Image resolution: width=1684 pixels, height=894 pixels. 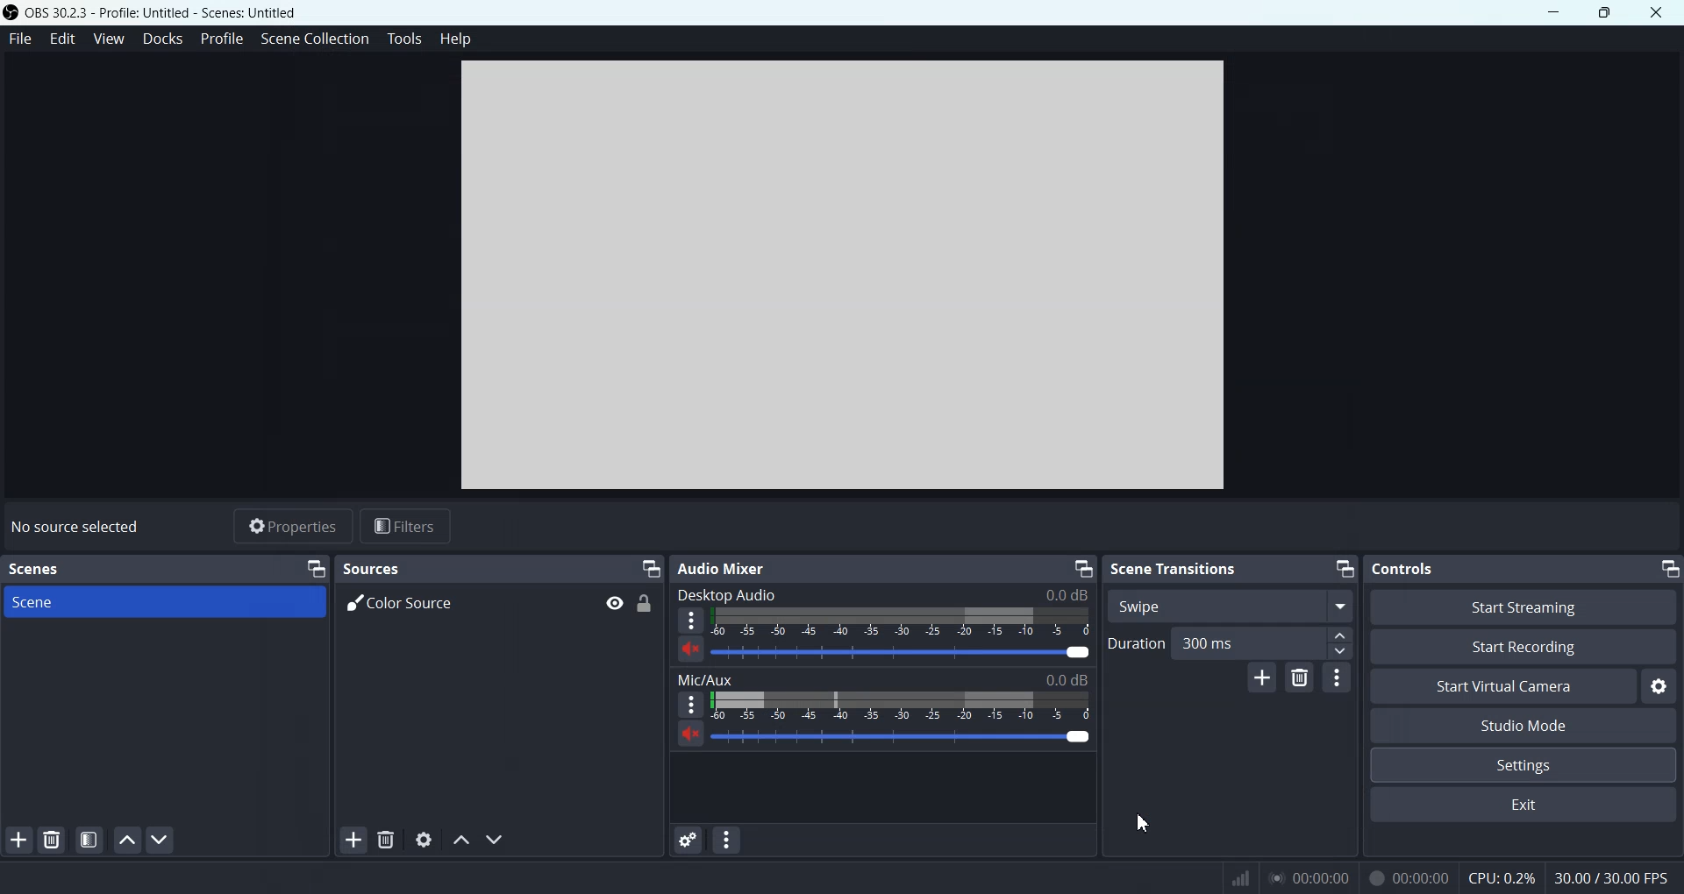 I want to click on Minimize, so click(x=1670, y=568).